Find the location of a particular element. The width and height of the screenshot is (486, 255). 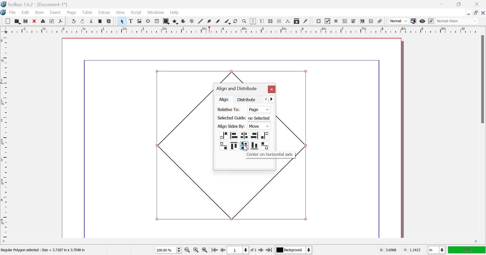

Close is located at coordinates (271, 90).